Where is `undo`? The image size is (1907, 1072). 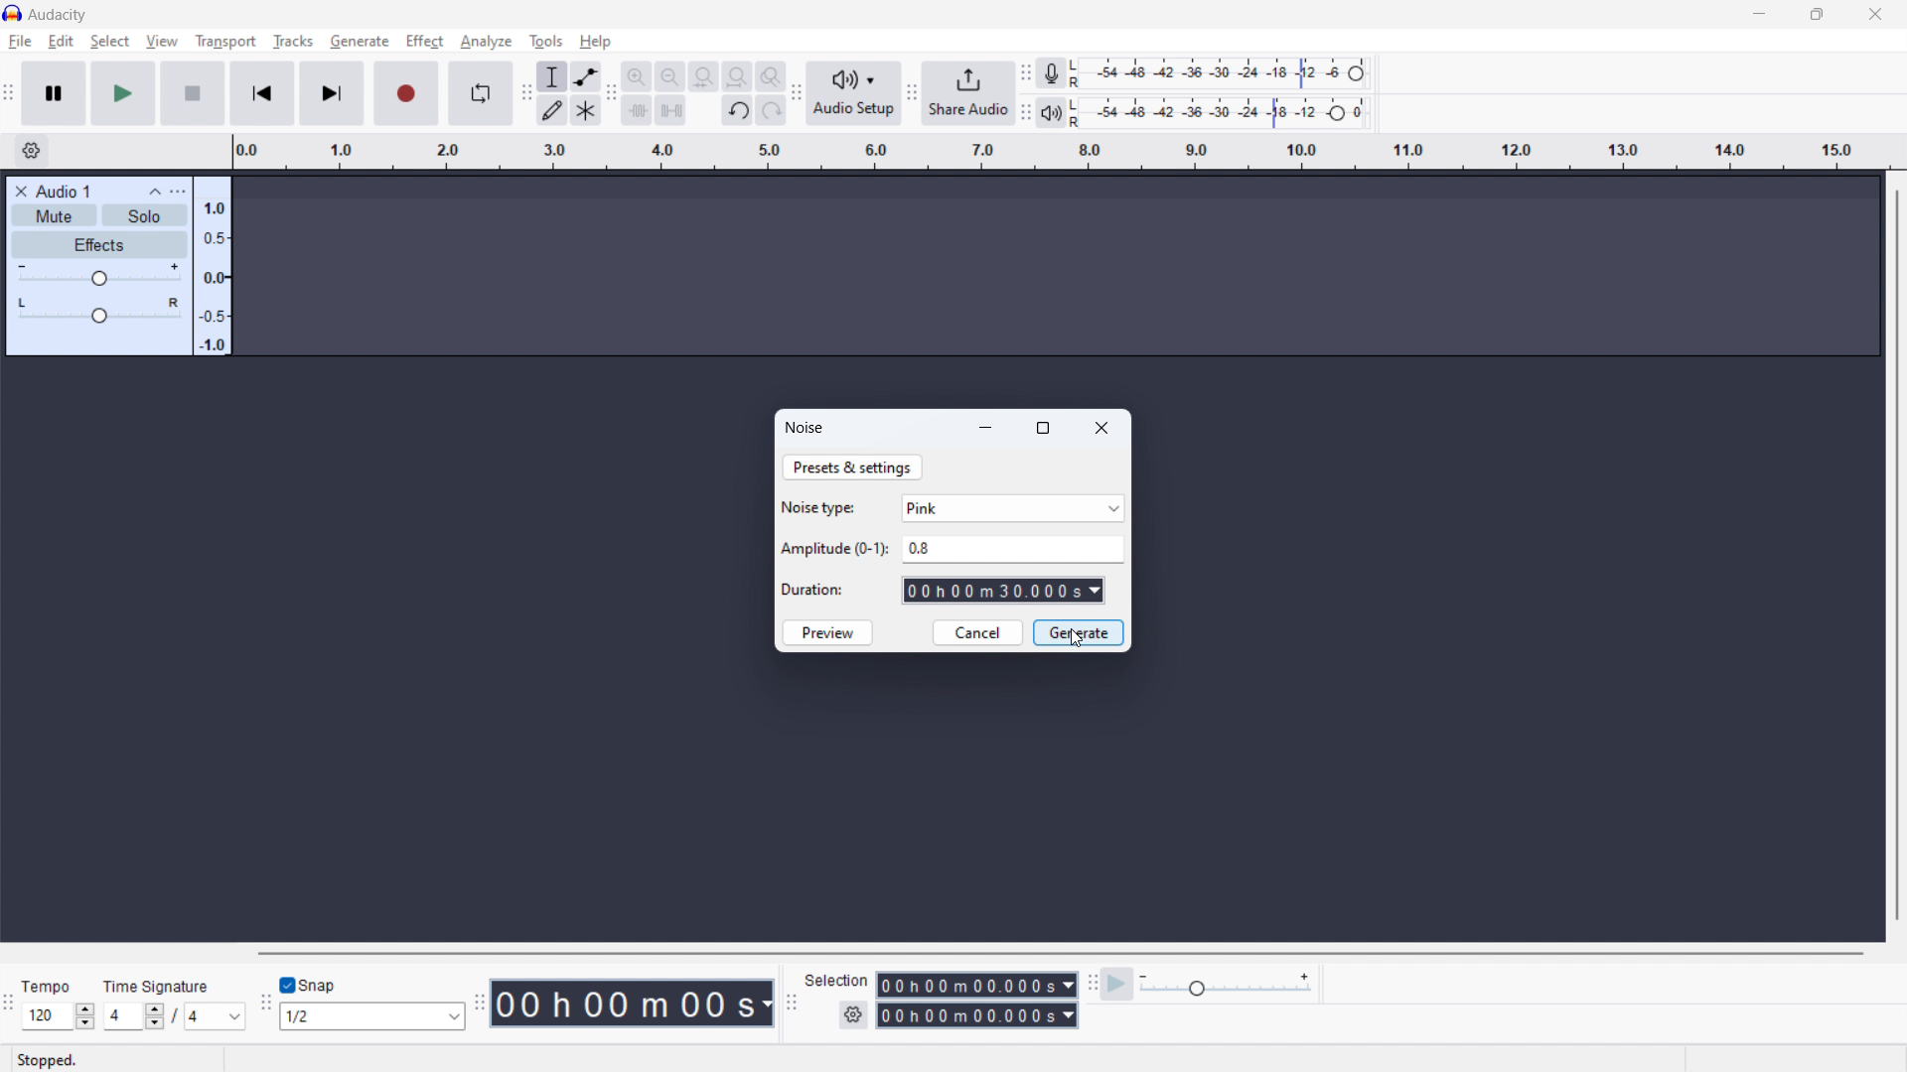
undo is located at coordinates (737, 110).